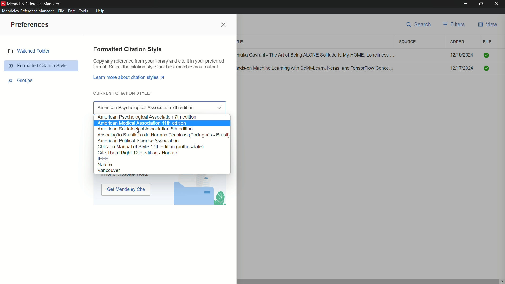 The height and width of the screenshot is (284, 505). Describe the element at coordinates (408, 42) in the screenshot. I see `filters` at that location.